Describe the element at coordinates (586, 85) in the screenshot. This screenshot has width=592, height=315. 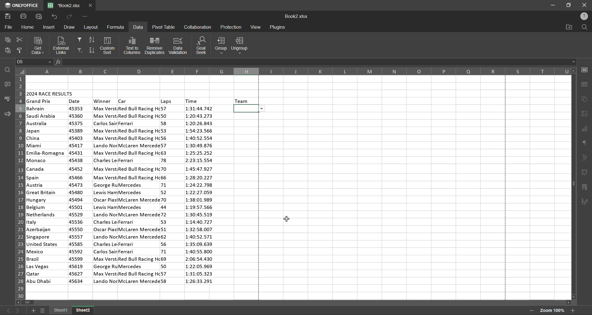
I see `table` at that location.